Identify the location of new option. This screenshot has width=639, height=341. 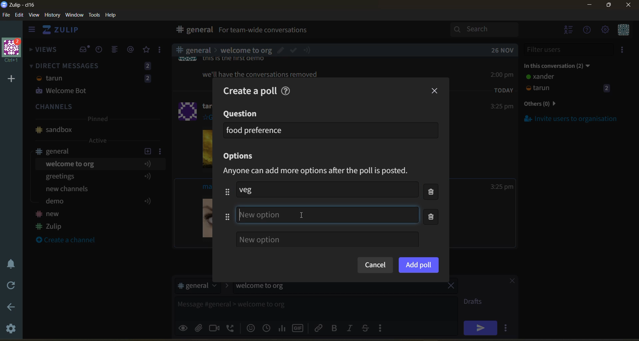
(327, 239).